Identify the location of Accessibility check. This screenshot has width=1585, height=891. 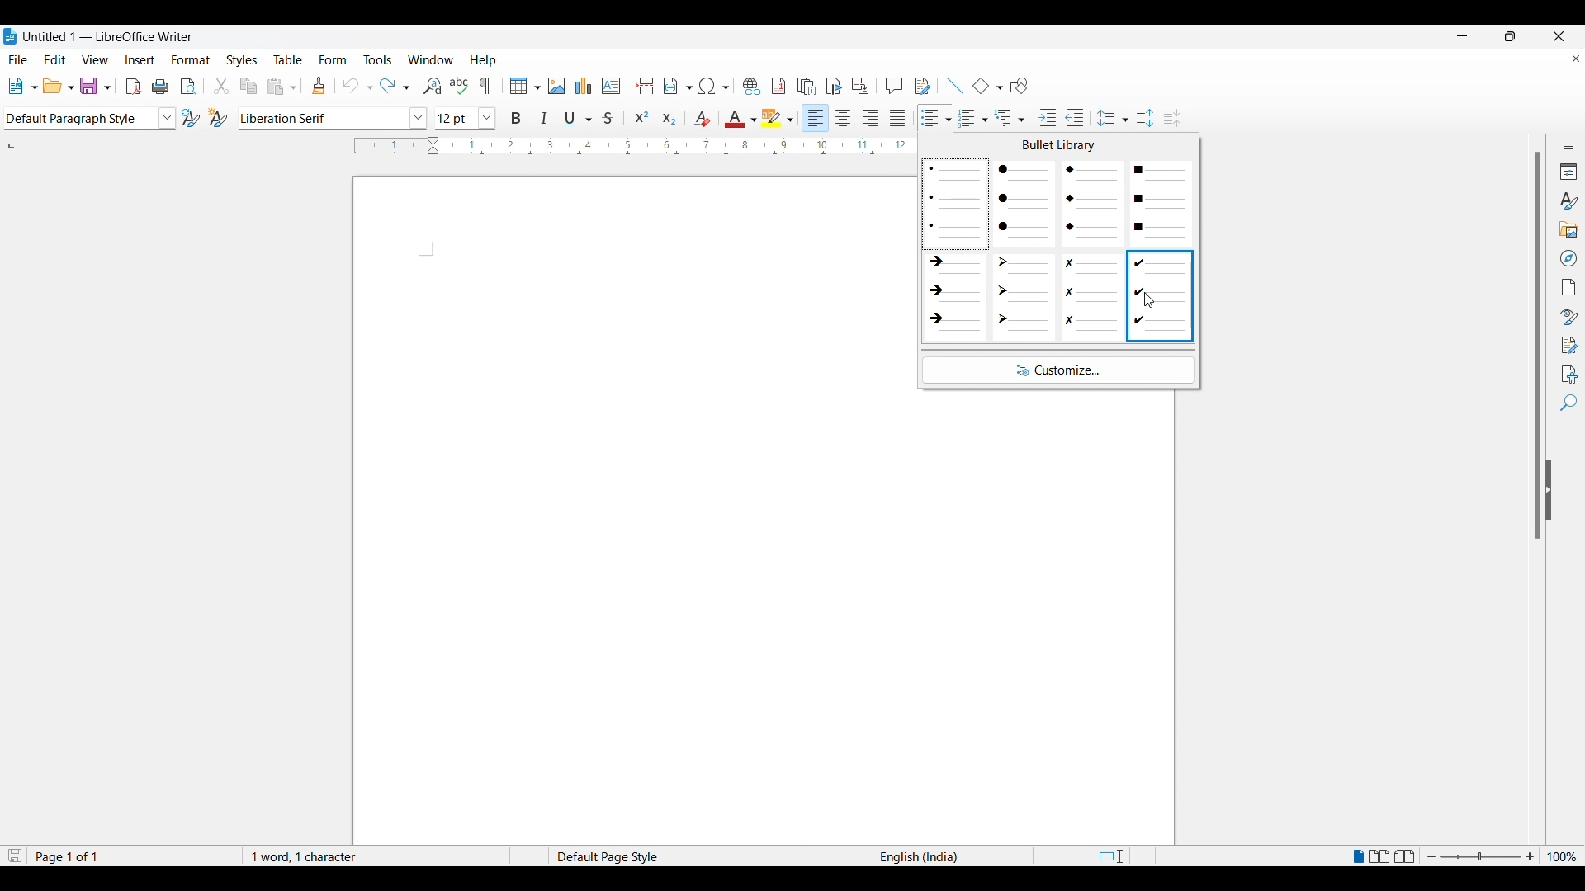
(1564, 373).